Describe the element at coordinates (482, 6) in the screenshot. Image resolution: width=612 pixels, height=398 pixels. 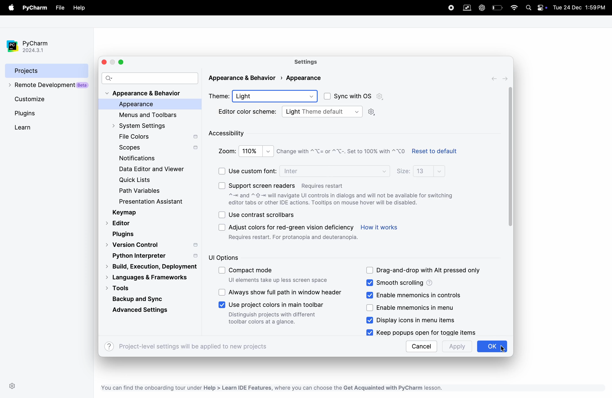
I see `chatgpt` at that location.